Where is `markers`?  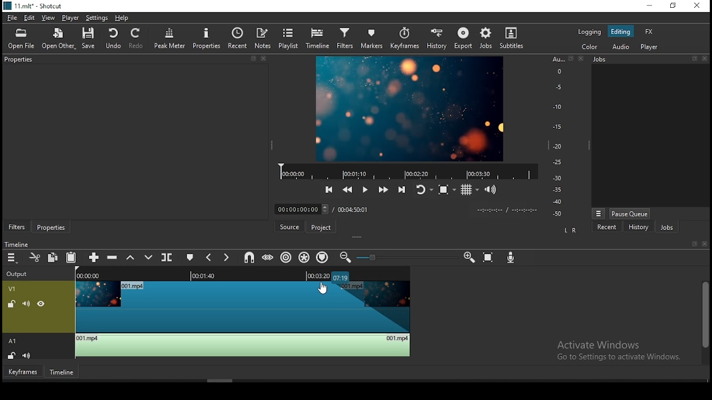 markers is located at coordinates (373, 37).